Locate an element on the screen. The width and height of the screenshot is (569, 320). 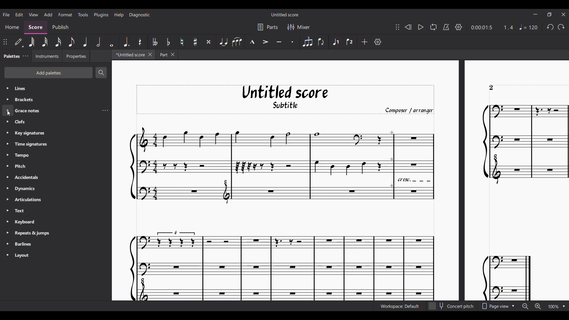
Search palette is located at coordinates (101, 73).